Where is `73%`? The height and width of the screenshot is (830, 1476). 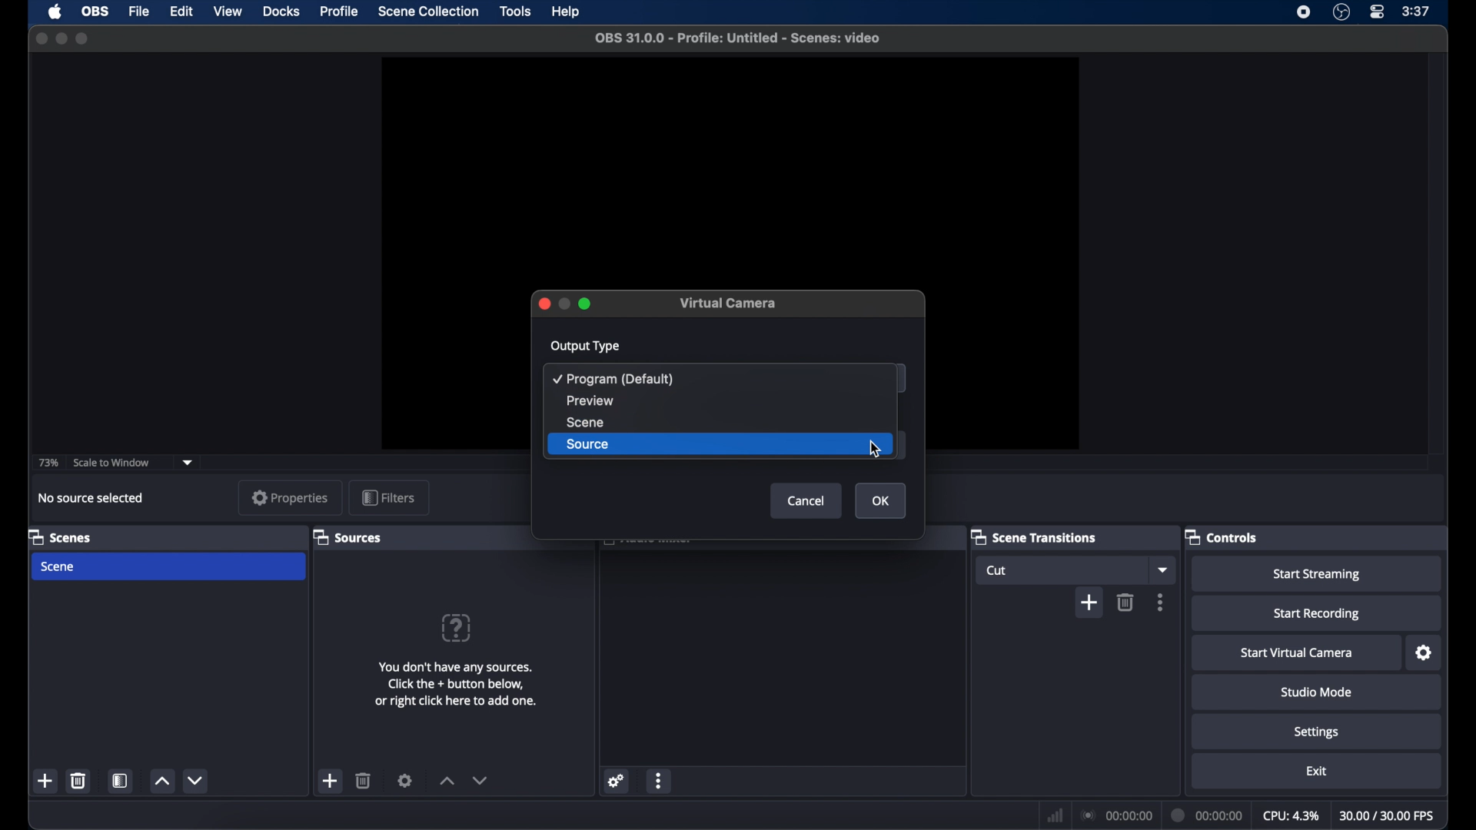
73% is located at coordinates (47, 463).